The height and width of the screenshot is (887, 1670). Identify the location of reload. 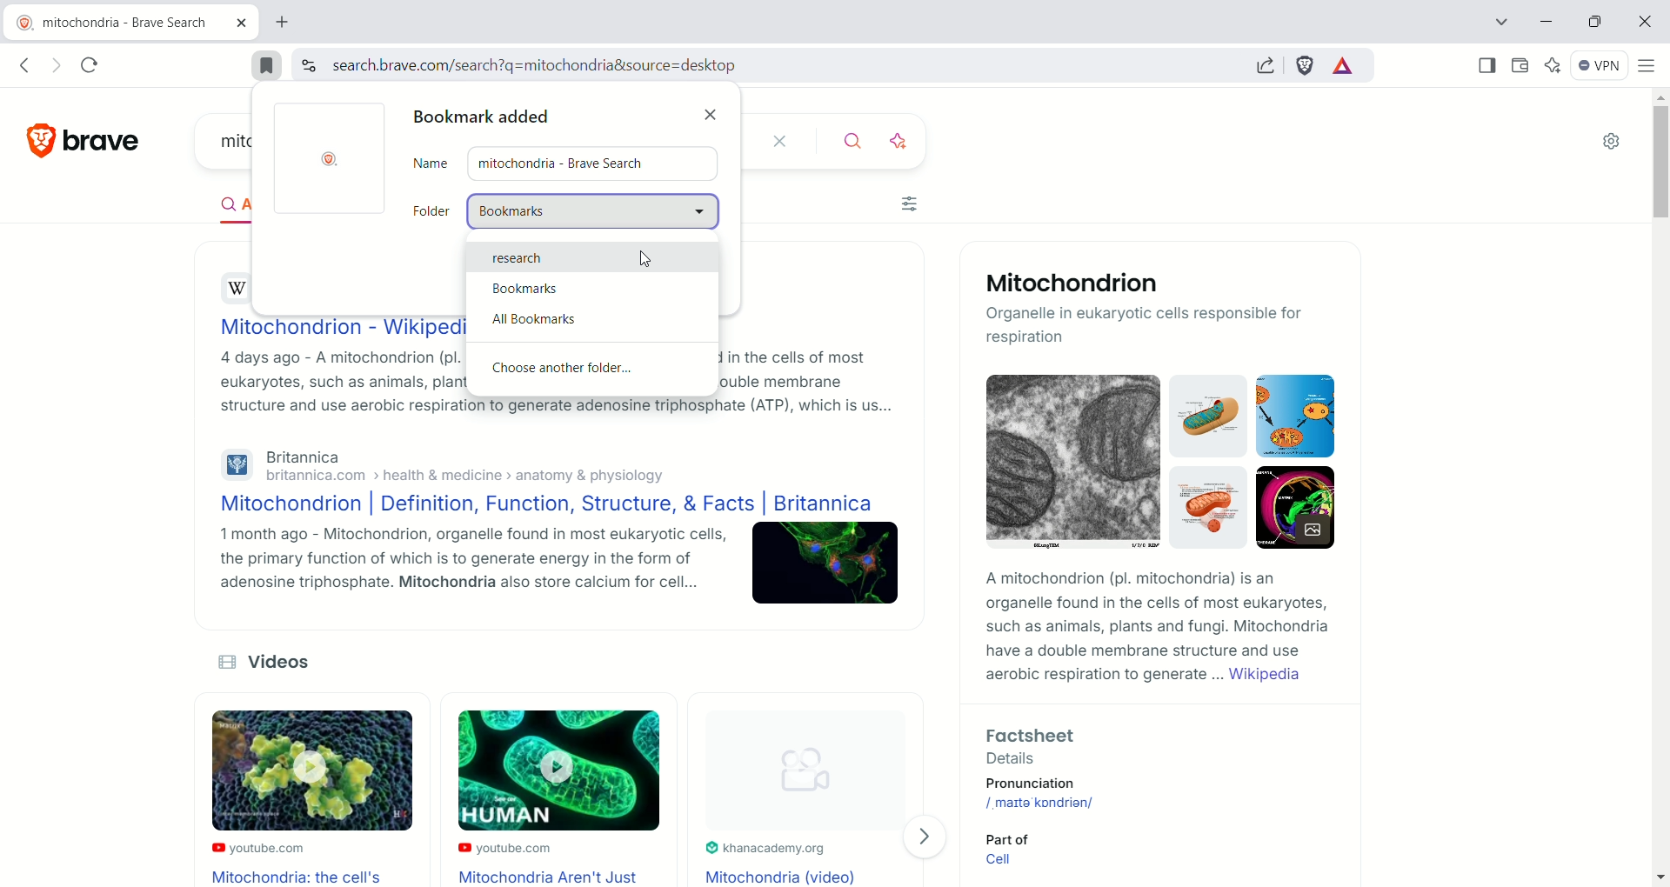
(91, 63).